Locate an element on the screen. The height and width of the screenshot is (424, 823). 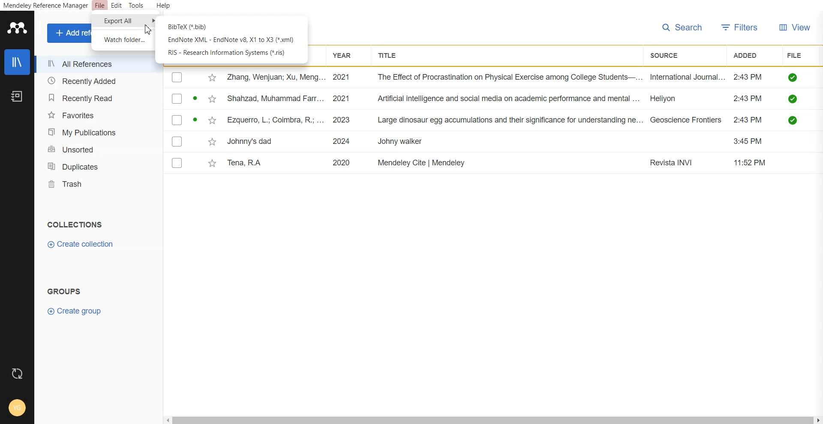
File is located at coordinates (100, 6).